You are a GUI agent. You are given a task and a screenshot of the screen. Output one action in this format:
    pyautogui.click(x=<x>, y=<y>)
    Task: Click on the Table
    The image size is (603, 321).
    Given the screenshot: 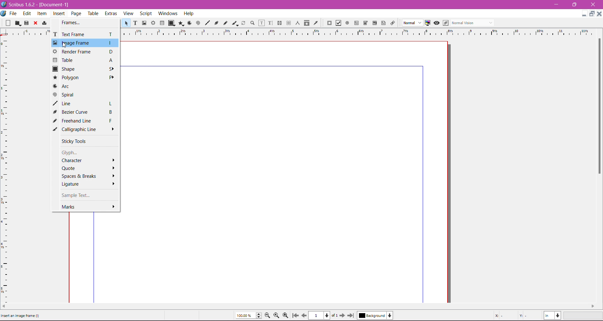 What is the action you would take?
    pyautogui.click(x=85, y=60)
    